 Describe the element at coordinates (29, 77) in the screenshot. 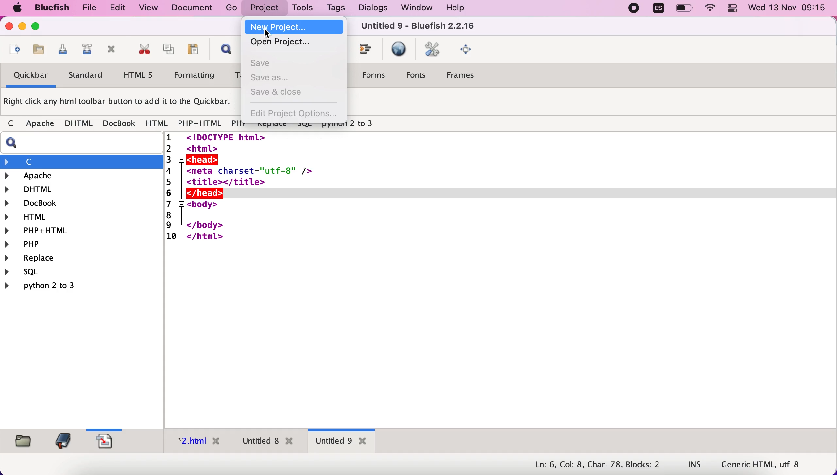

I see `quickbar` at that location.